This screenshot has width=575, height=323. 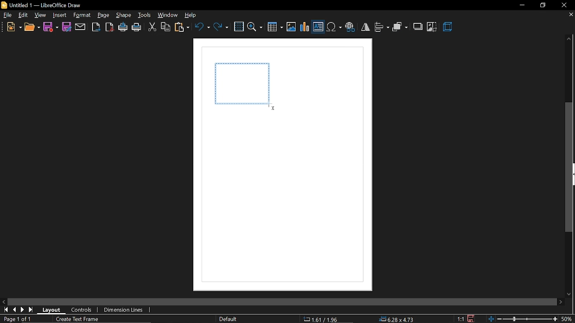 What do you see at coordinates (461, 319) in the screenshot?
I see `scaling factor` at bounding box center [461, 319].